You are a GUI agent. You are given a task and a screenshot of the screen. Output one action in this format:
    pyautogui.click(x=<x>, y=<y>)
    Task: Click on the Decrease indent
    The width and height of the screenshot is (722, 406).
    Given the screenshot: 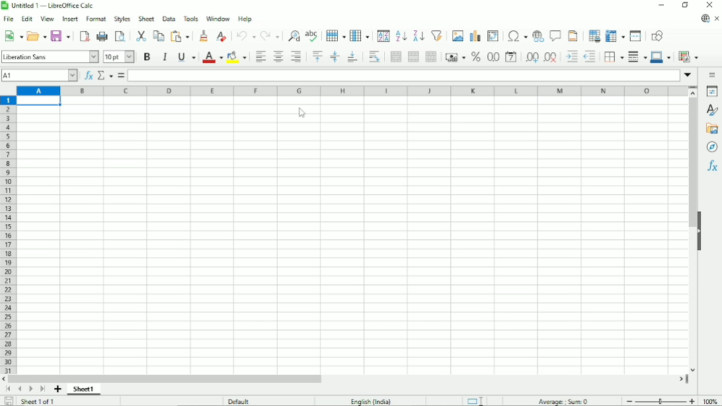 What is the action you would take?
    pyautogui.click(x=590, y=57)
    